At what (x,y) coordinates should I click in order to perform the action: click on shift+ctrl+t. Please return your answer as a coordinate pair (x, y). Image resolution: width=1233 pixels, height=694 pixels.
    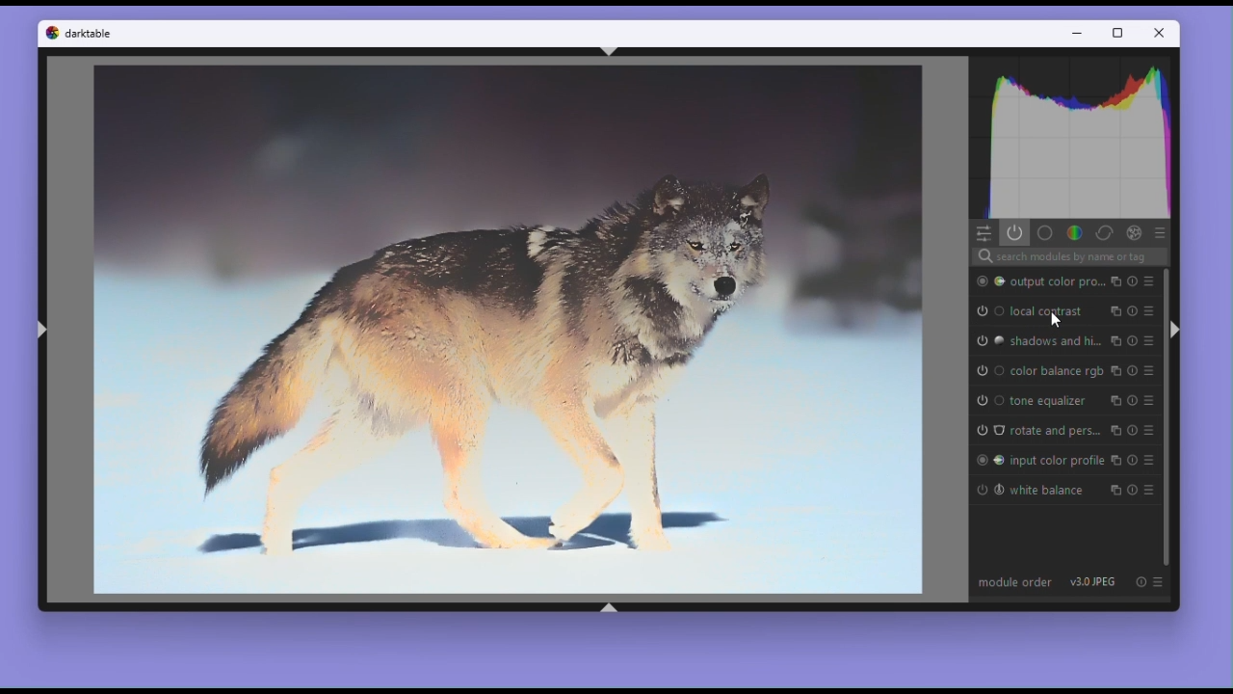
    Looking at the image, I should click on (611, 52).